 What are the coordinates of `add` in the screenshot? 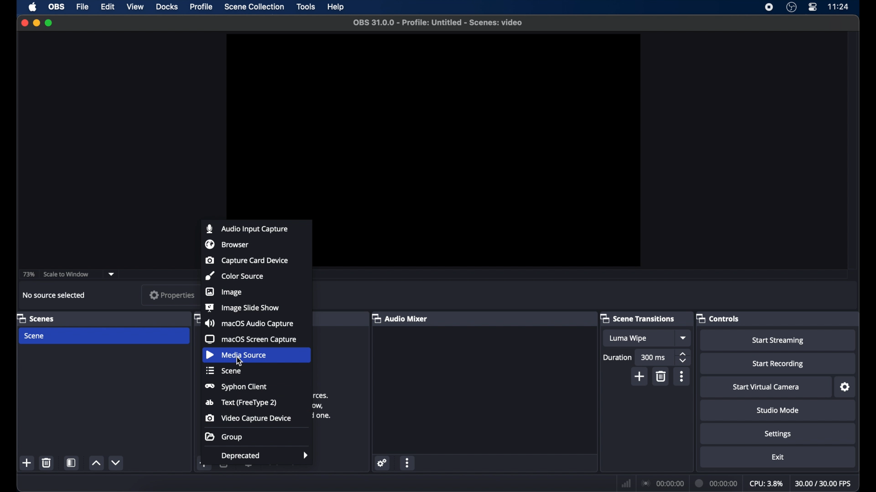 It's located at (203, 463).